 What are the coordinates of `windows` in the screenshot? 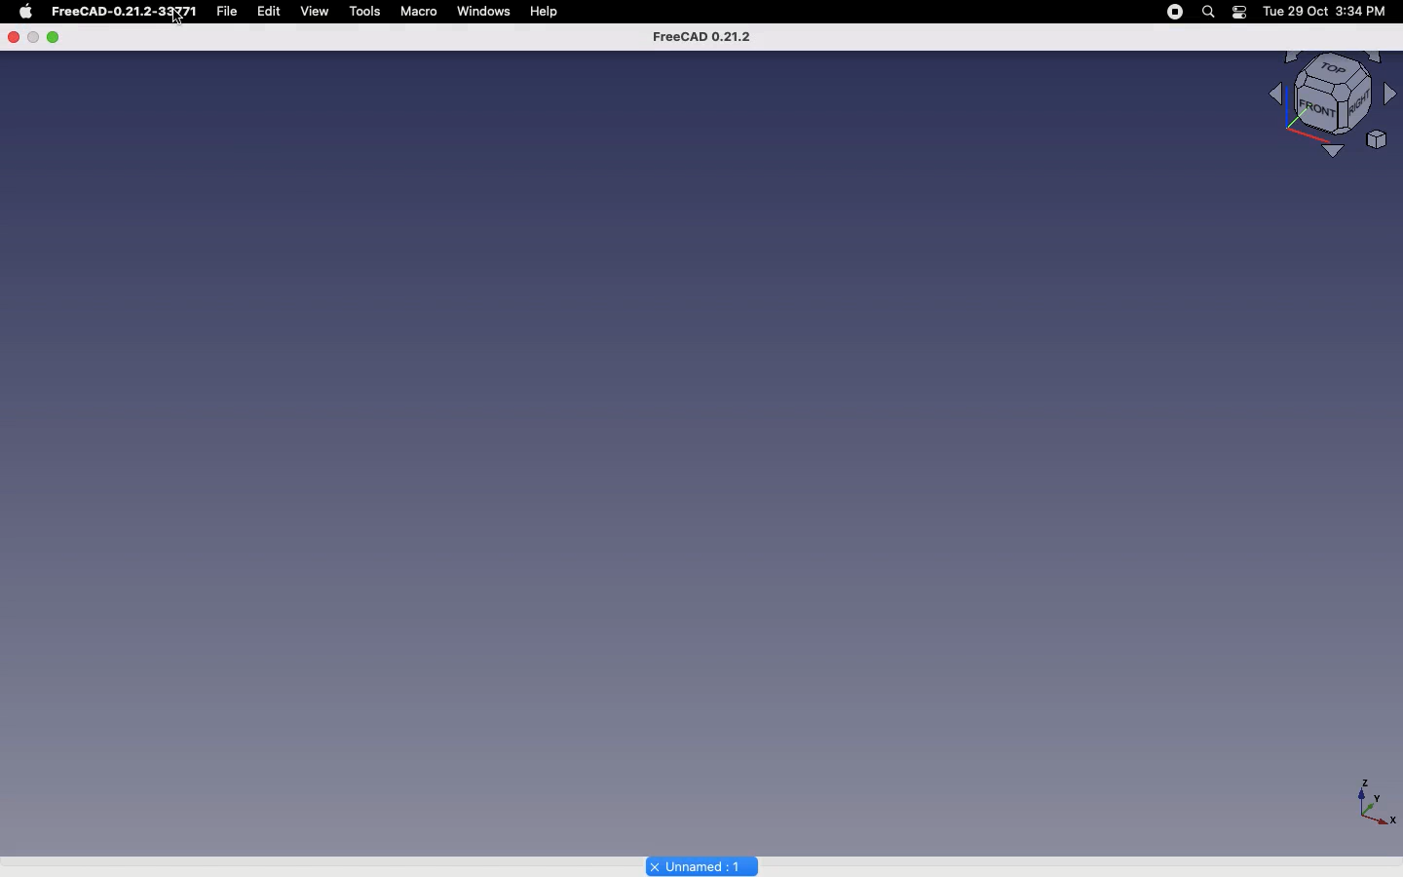 It's located at (484, 12).